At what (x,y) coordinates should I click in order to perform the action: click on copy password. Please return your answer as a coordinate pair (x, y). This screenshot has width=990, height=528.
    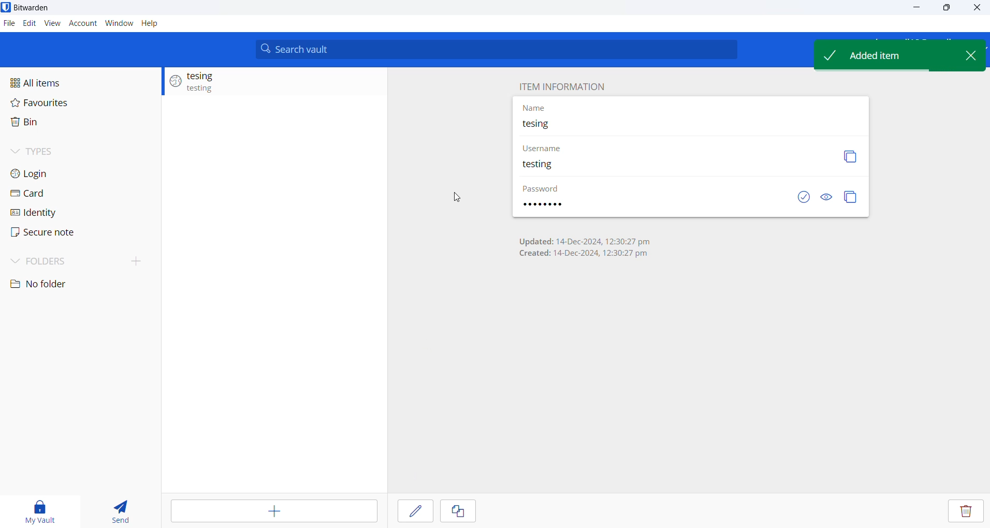
    Looking at the image, I should click on (853, 197).